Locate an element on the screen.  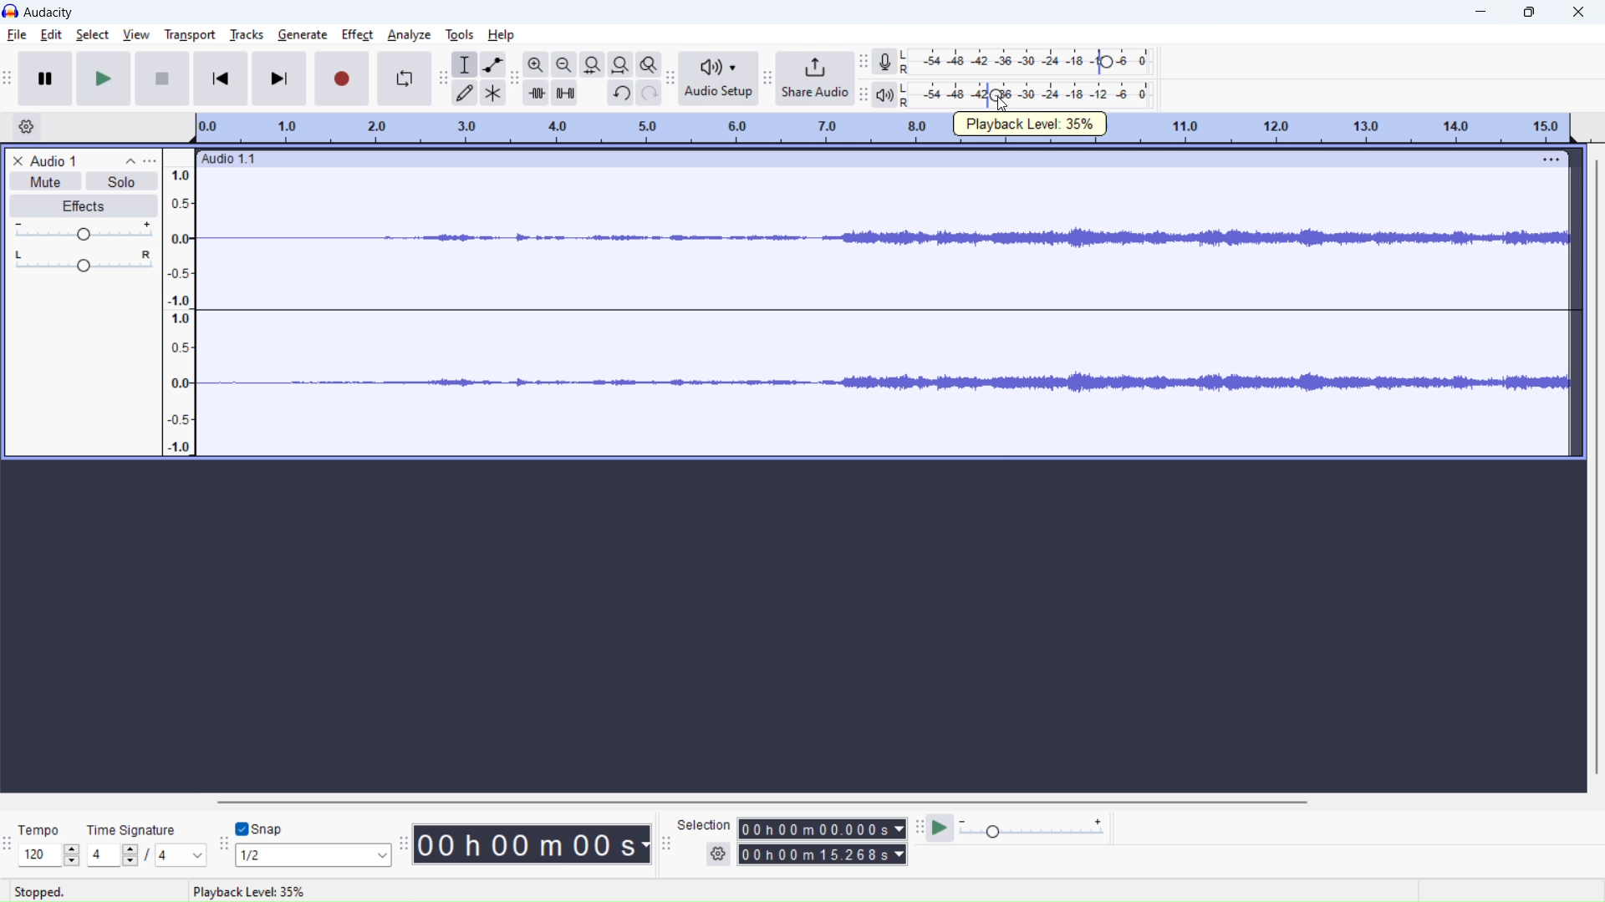
time signature toolbar is located at coordinates (8, 840).